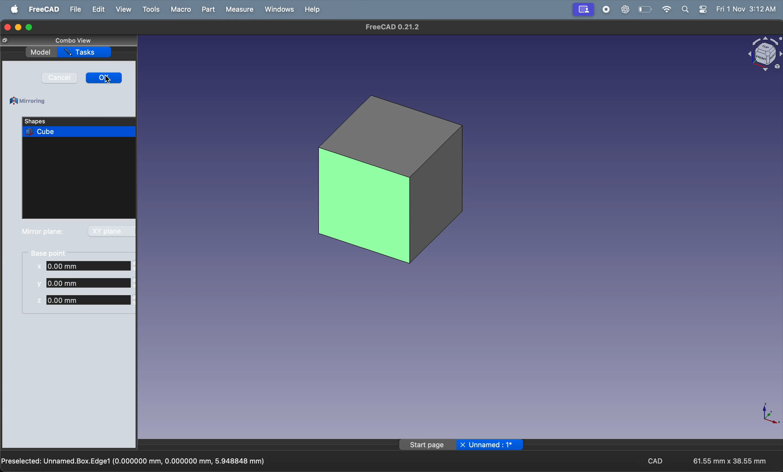 Image resolution: width=783 pixels, height=472 pixels. What do you see at coordinates (59, 78) in the screenshot?
I see `cancel` at bounding box center [59, 78].